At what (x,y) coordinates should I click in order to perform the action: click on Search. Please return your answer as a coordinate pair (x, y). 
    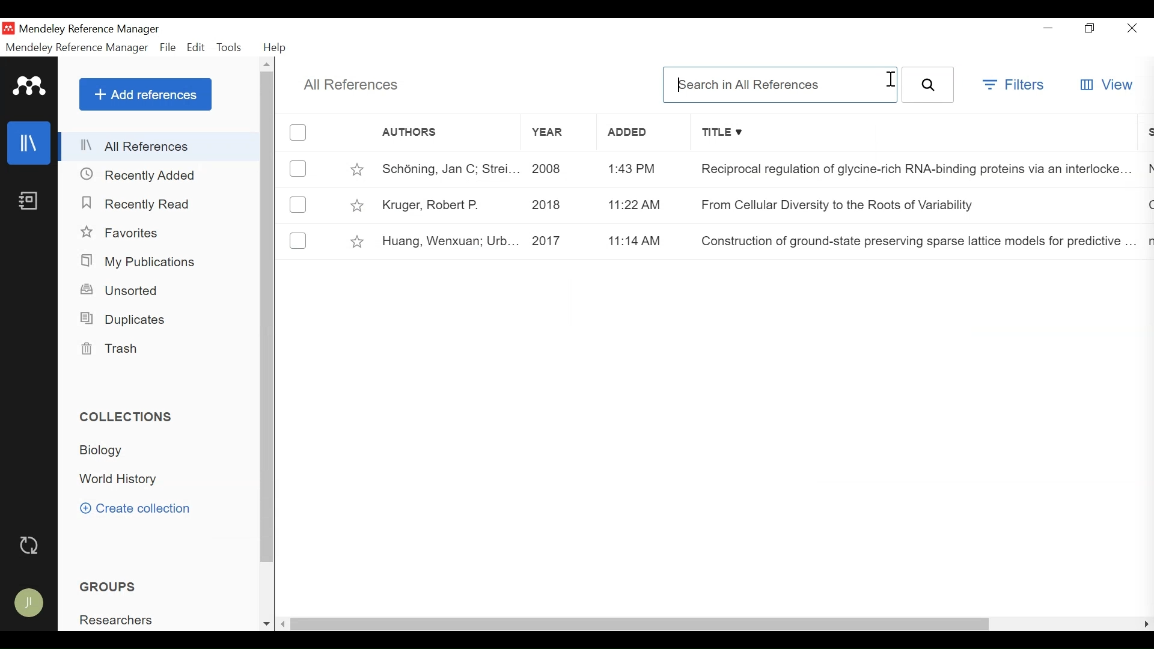
    Looking at the image, I should click on (928, 84).